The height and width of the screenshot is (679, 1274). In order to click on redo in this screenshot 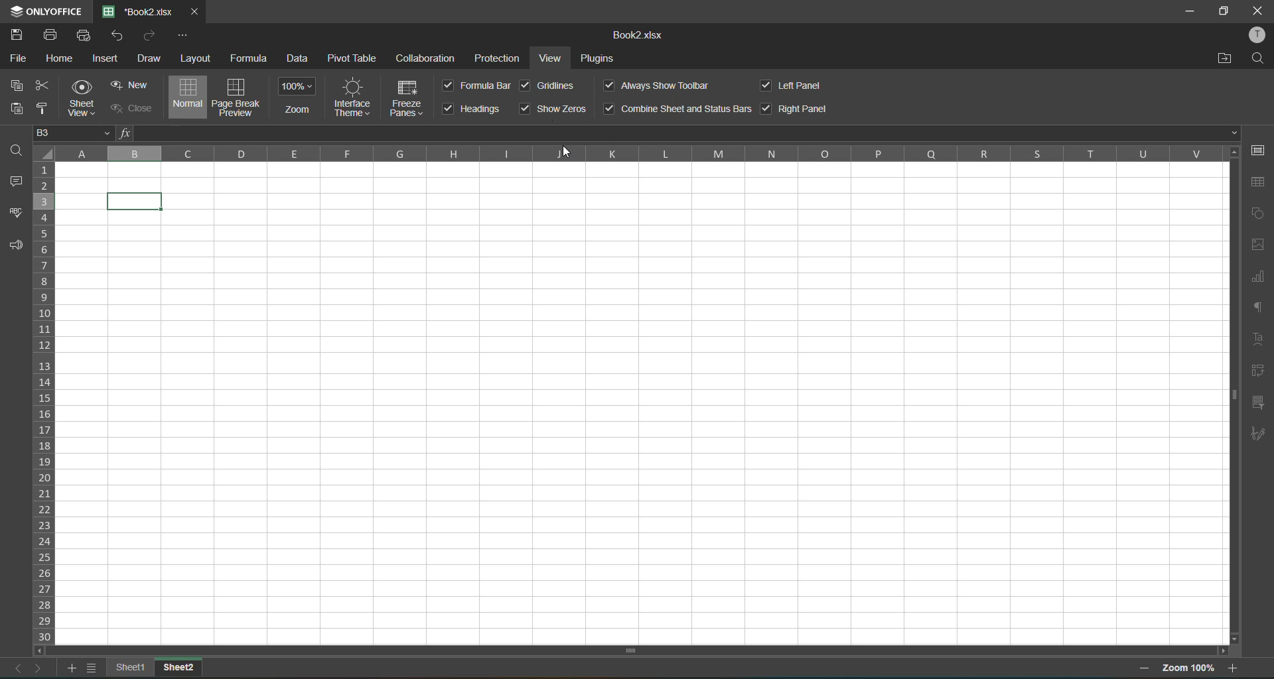, I will do `click(148, 34)`.